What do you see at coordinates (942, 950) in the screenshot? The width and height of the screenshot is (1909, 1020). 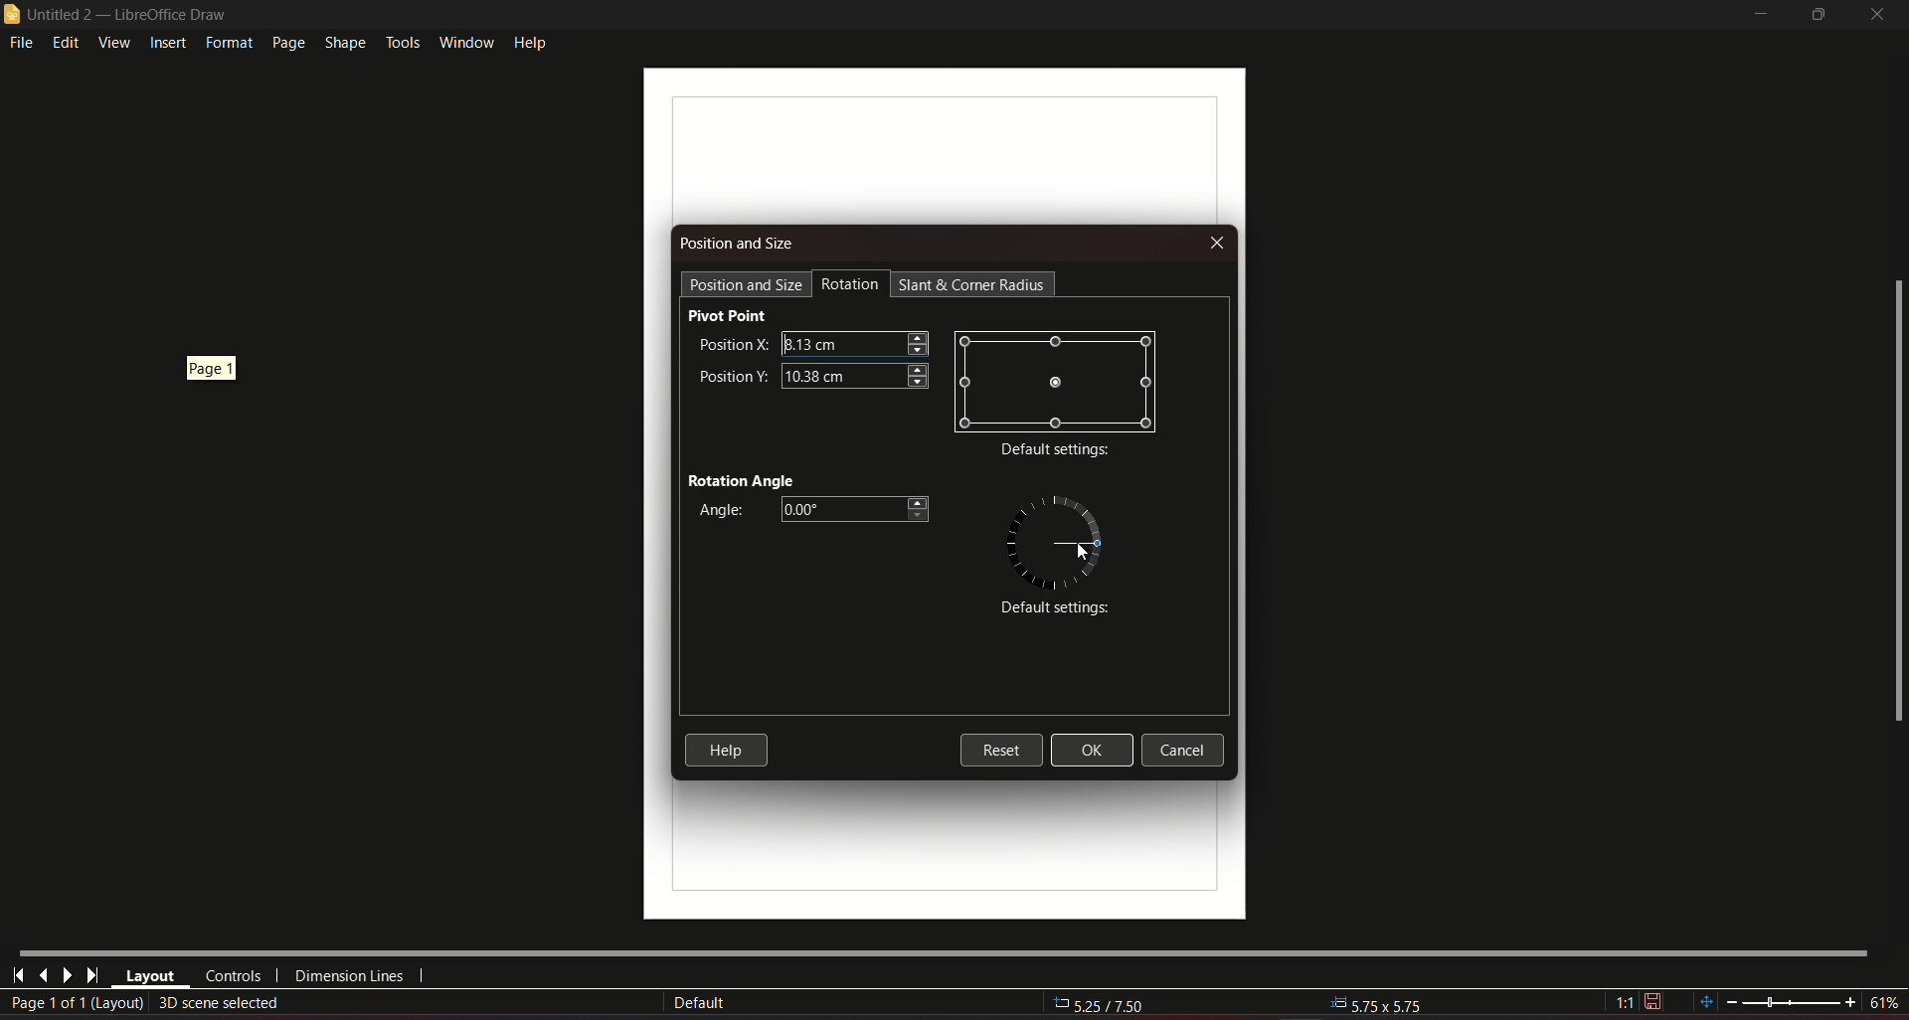 I see `Horizontal scroll bar` at bounding box center [942, 950].